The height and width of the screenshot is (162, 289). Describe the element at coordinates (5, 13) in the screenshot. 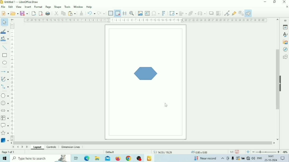

I see `New` at that location.